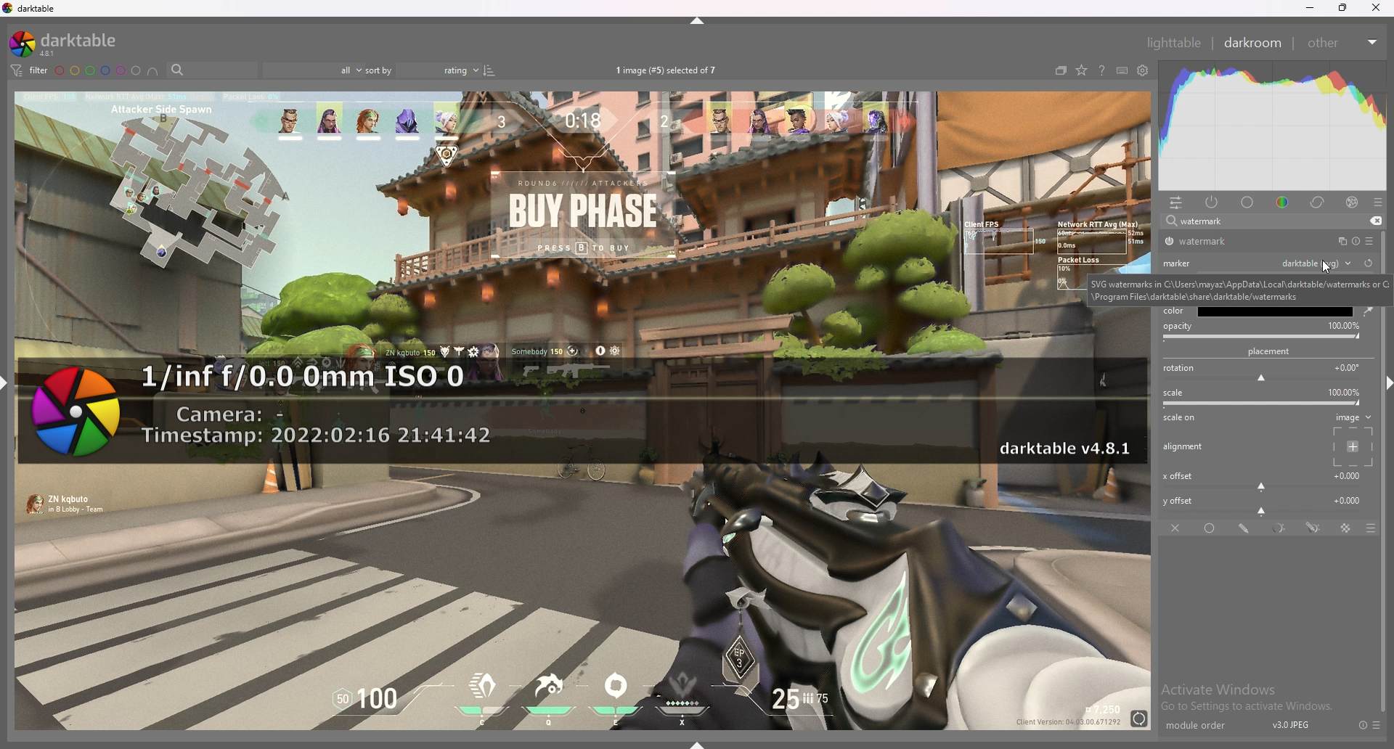 The height and width of the screenshot is (749, 1394). I want to click on effect, so click(1352, 202).